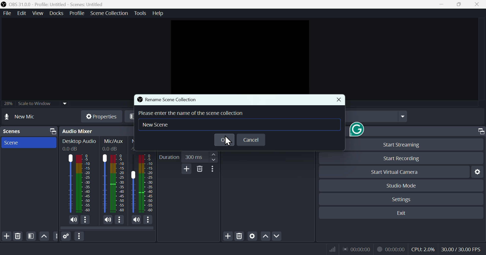 The image size is (486, 255). What do you see at coordinates (355, 129) in the screenshot?
I see `Grammarly` at bounding box center [355, 129].